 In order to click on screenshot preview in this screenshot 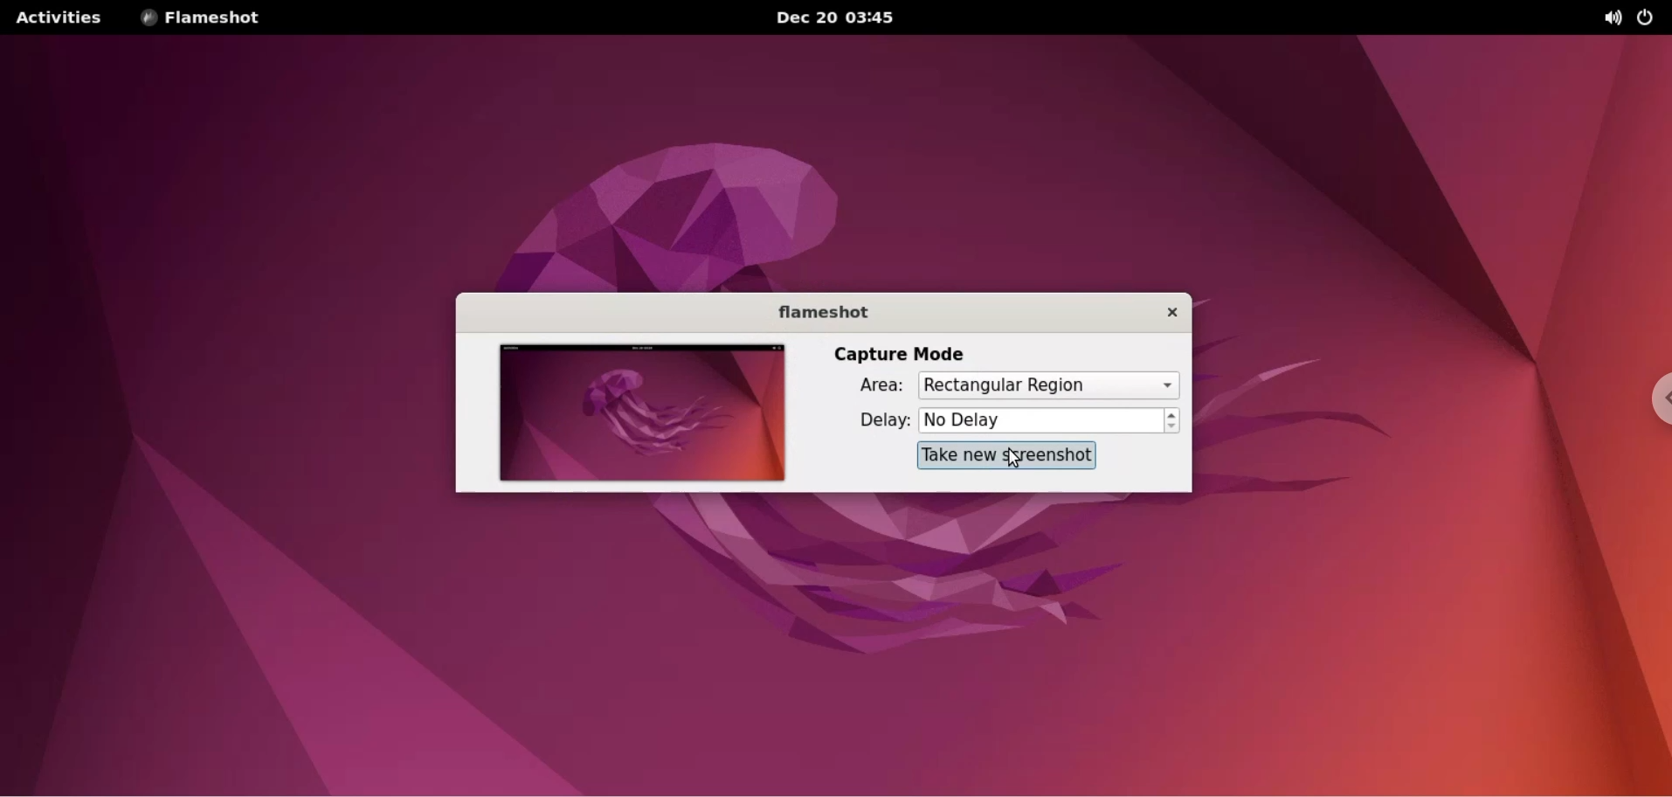, I will do `click(643, 417)`.